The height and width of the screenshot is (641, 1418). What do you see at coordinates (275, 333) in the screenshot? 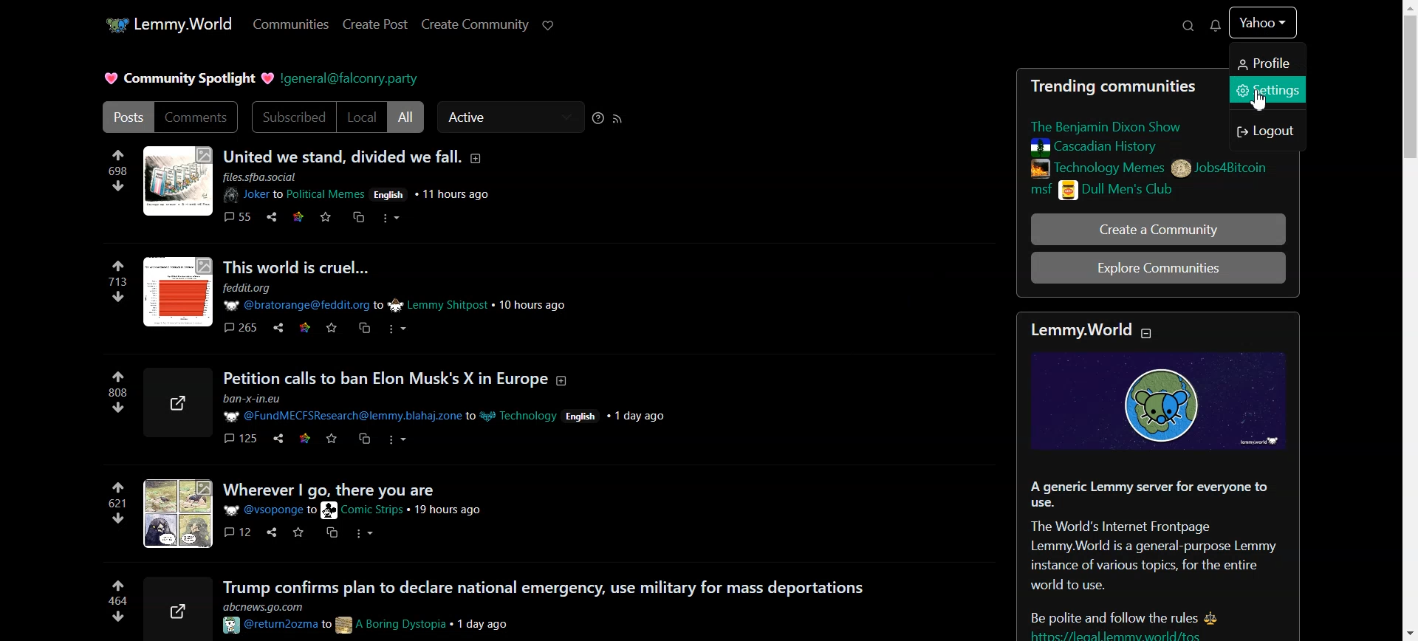
I see `share` at bounding box center [275, 333].